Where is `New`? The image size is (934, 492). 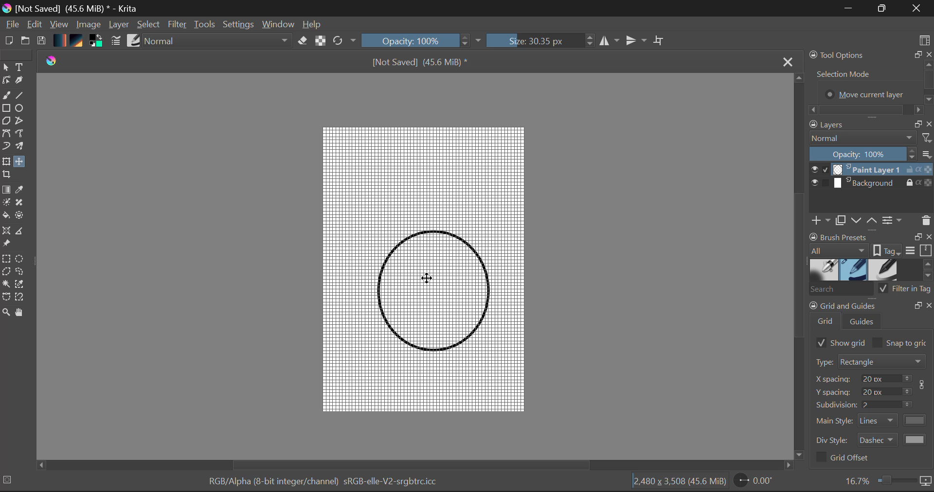
New is located at coordinates (7, 41).